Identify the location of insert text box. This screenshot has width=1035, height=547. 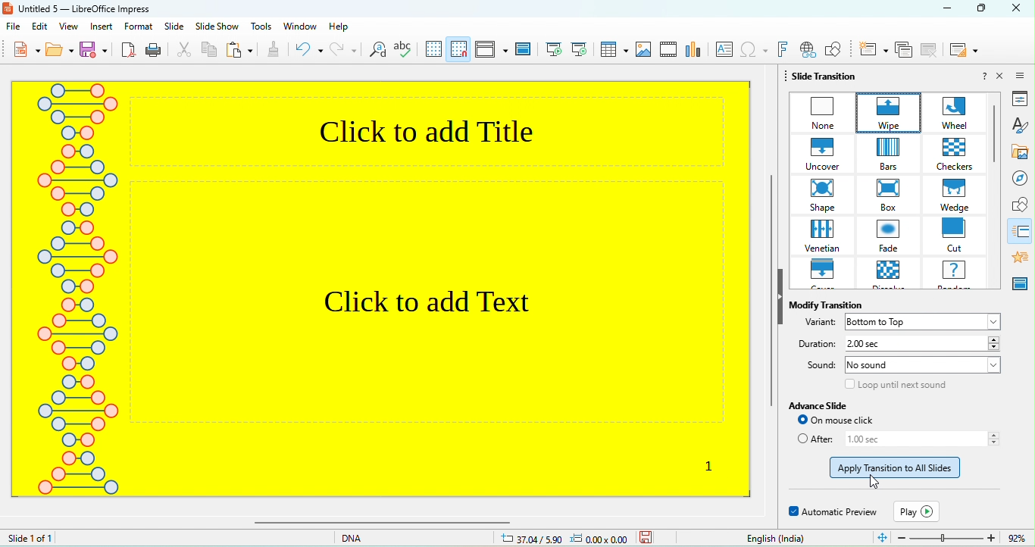
(724, 50).